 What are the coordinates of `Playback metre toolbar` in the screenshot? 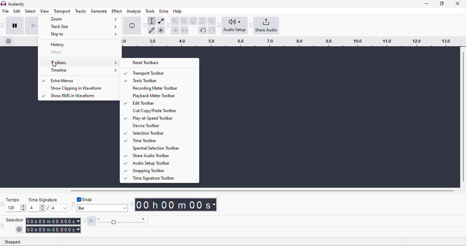 It's located at (163, 95).